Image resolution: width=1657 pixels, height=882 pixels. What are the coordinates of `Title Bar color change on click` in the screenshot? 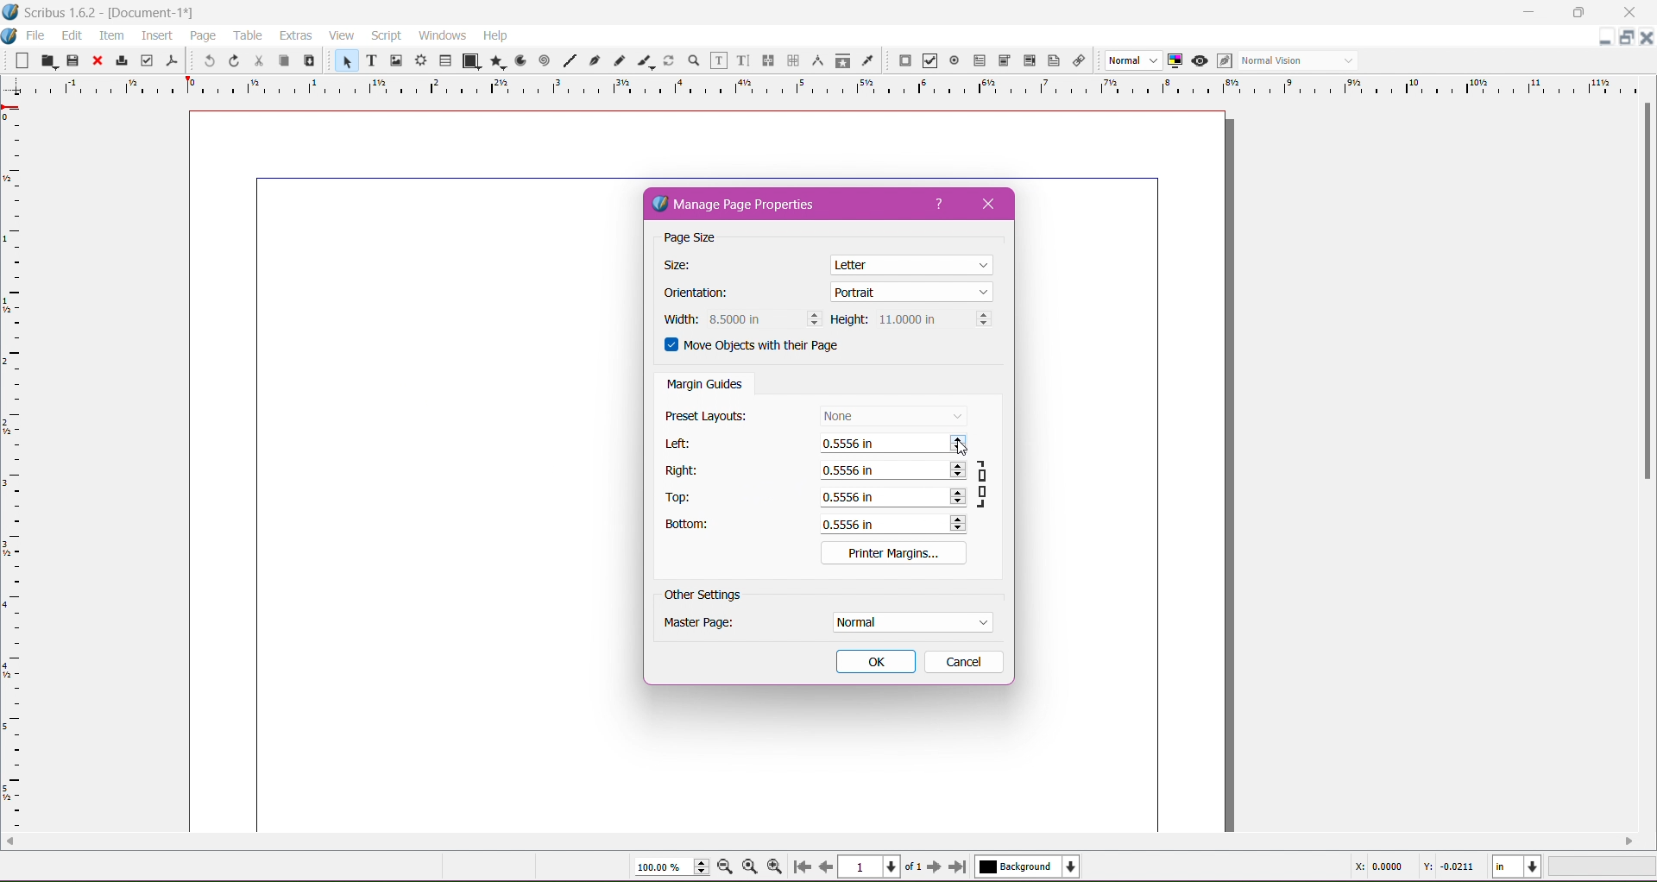 It's located at (850, 12).